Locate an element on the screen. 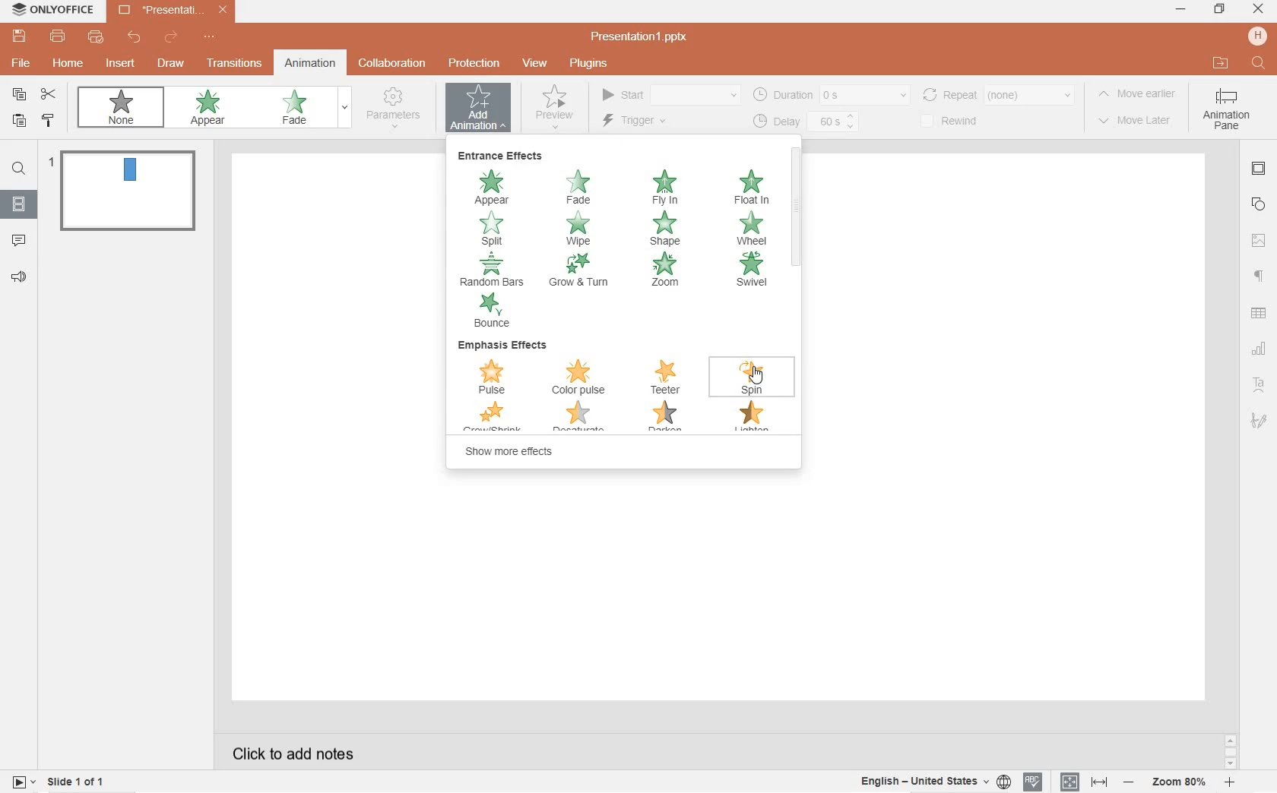  scrollbar is located at coordinates (795, 204).